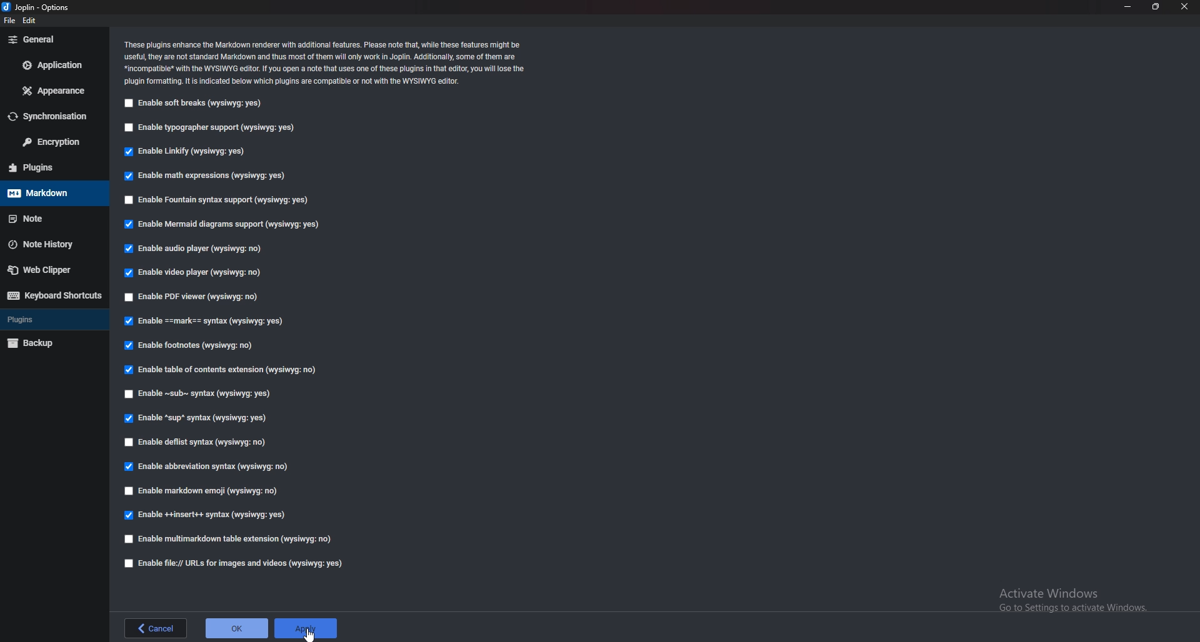  I want to click on back, so click(157, 628).